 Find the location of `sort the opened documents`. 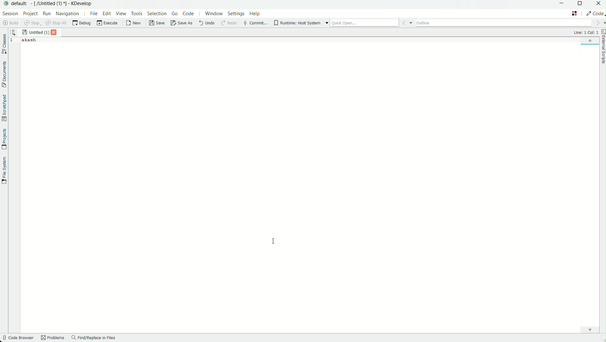

sort the opened documents is located at coordinates (13, 31).